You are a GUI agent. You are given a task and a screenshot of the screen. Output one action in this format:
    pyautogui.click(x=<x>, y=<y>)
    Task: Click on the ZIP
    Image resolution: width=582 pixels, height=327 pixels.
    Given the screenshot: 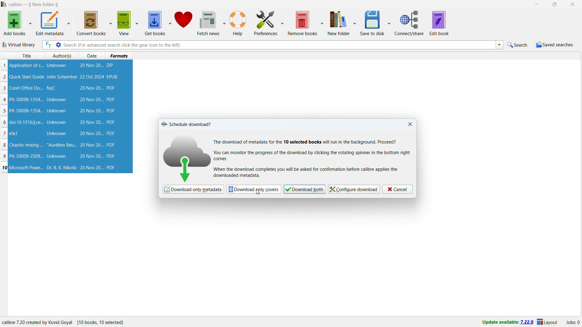 What is the action you would take?
    pyautogui.click(x=111, y=65)
    